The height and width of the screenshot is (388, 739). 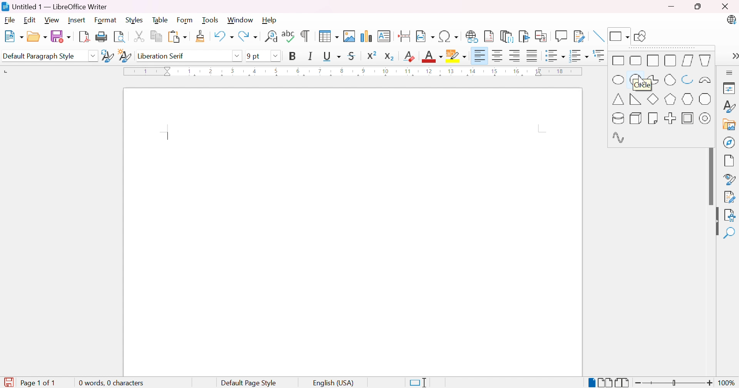 I want to click on Update selected style, so click(x=108, y=56).